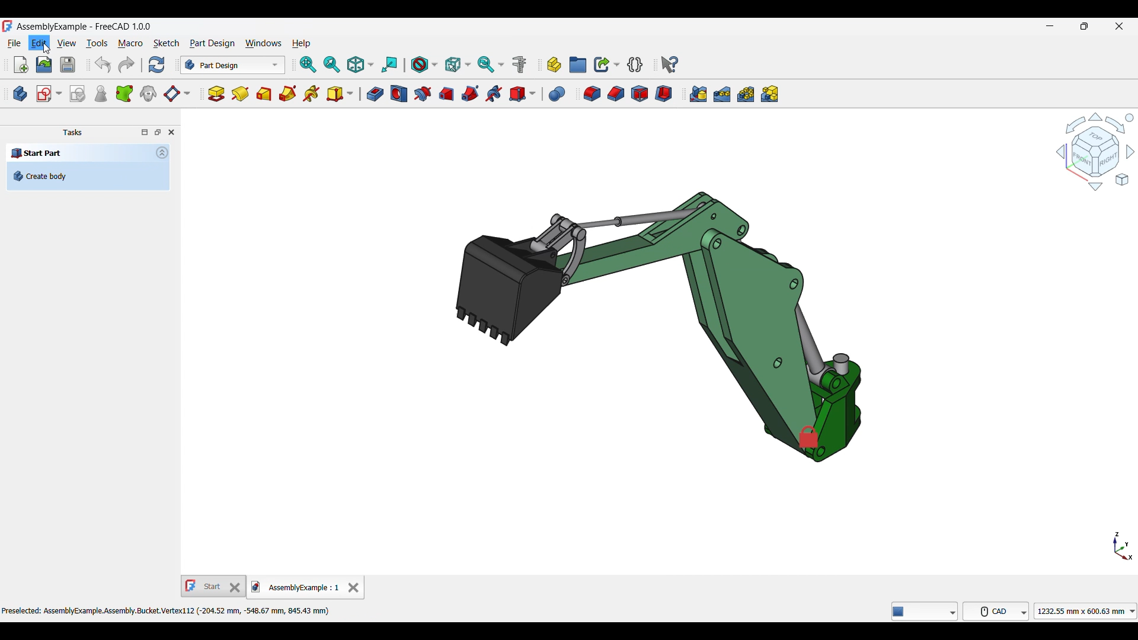 The height and width of the screenshot is (640, 1138). Describe the element at coordinates (399, 94) in the screenshot. I see `Hole` at that location.